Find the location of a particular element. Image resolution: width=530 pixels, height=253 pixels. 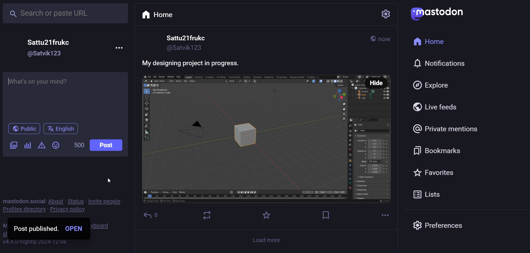

mastodon social is located at coordinates (23, 200).